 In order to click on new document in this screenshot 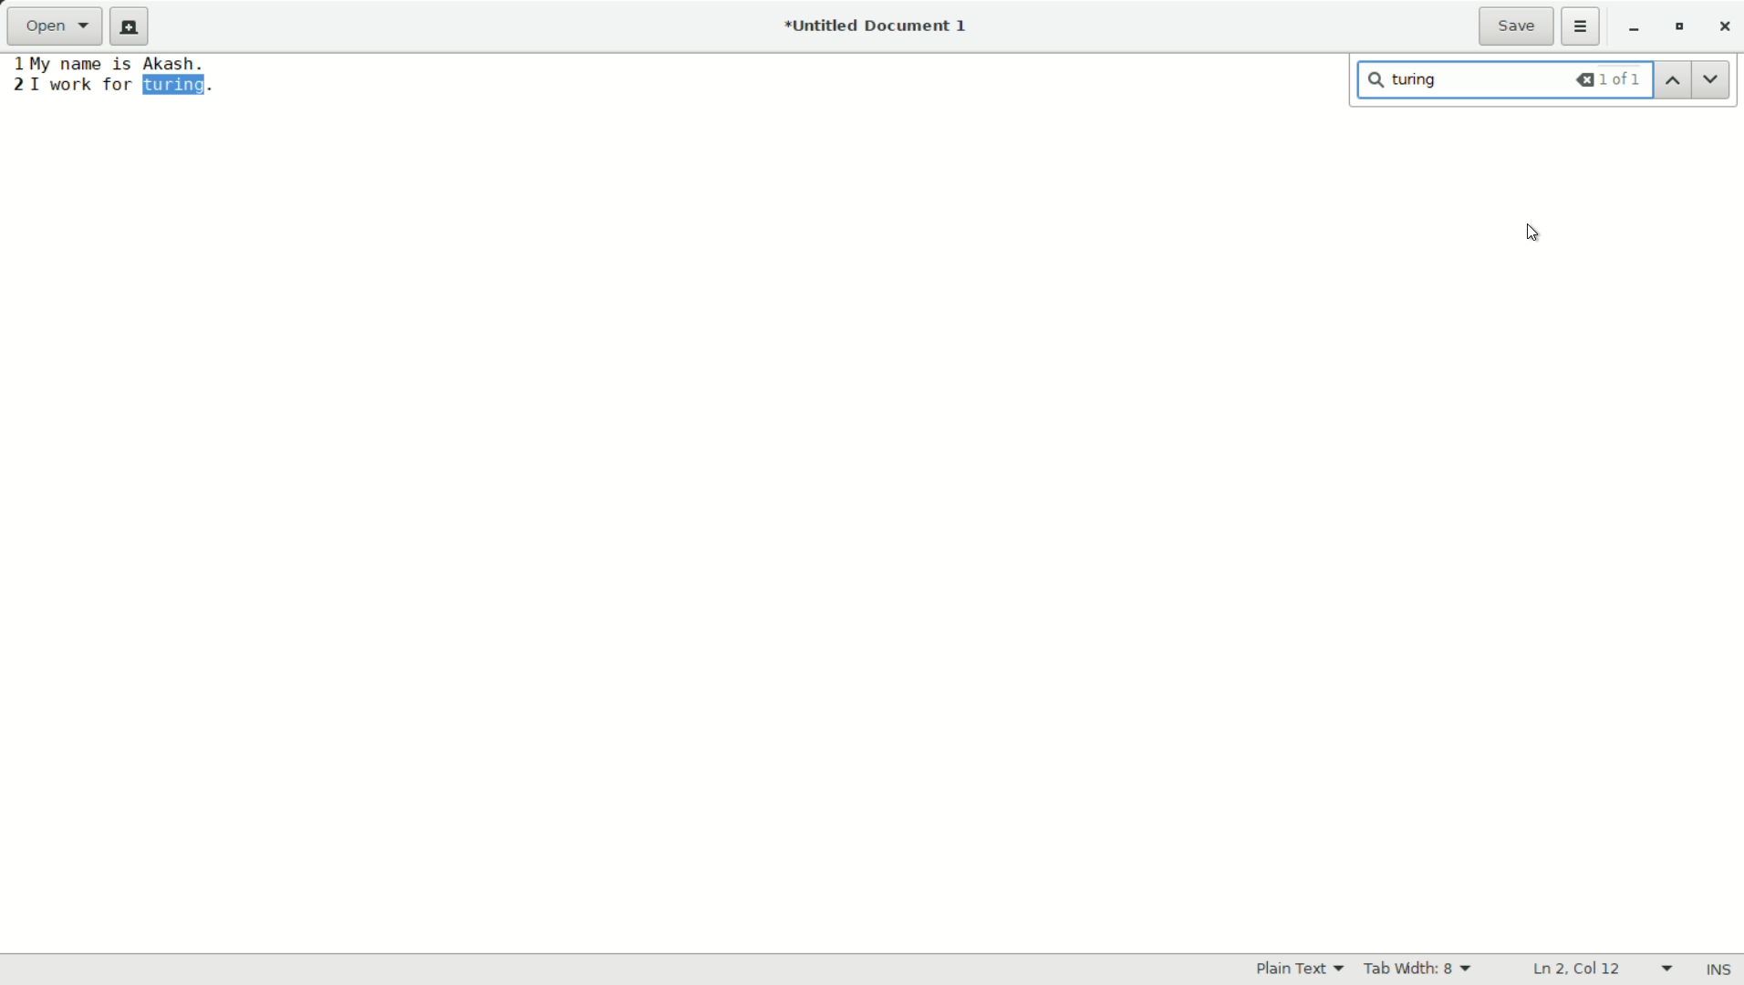, I will do `click(135, 26)`.